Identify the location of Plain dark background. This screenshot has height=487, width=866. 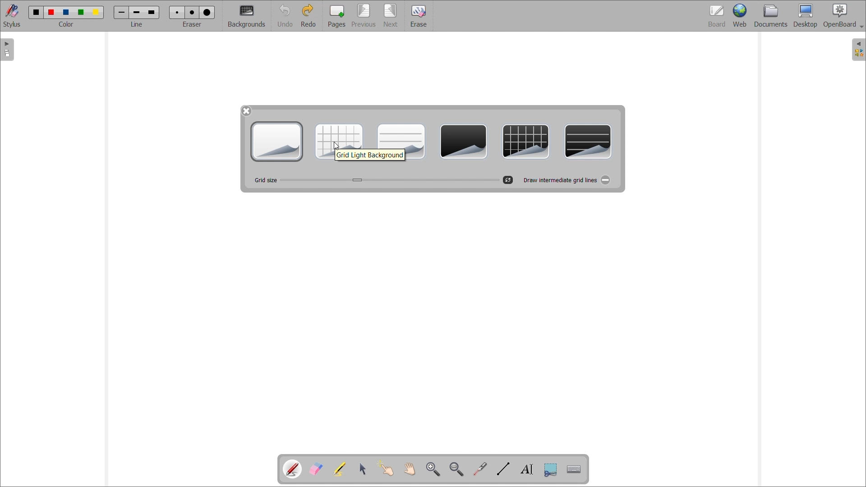
(463, 142).